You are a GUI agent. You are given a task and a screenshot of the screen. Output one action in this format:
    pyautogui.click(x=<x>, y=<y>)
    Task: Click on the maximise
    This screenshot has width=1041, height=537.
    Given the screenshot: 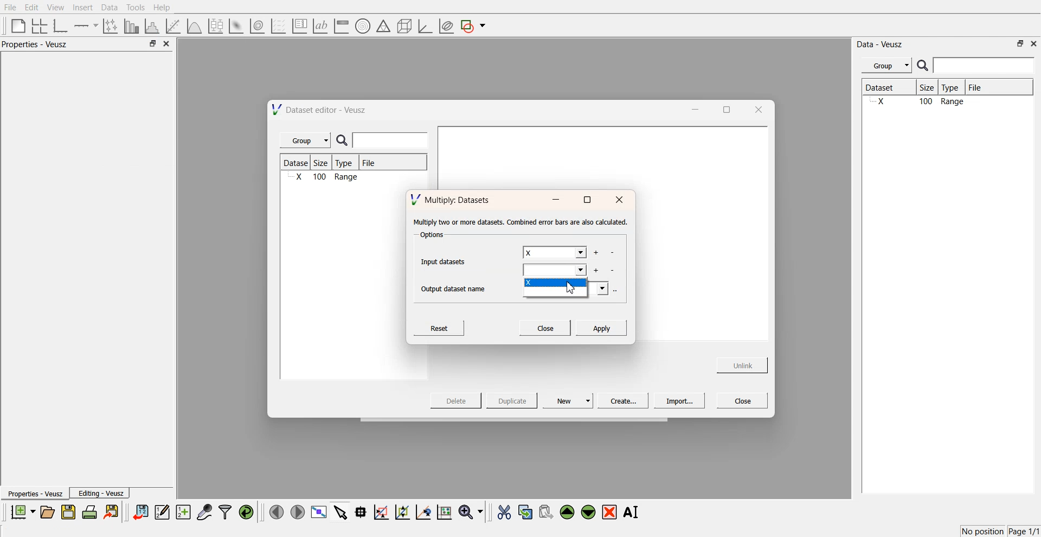 What is the action you would take?
    pyautogui.click(x=723, y=108)
    